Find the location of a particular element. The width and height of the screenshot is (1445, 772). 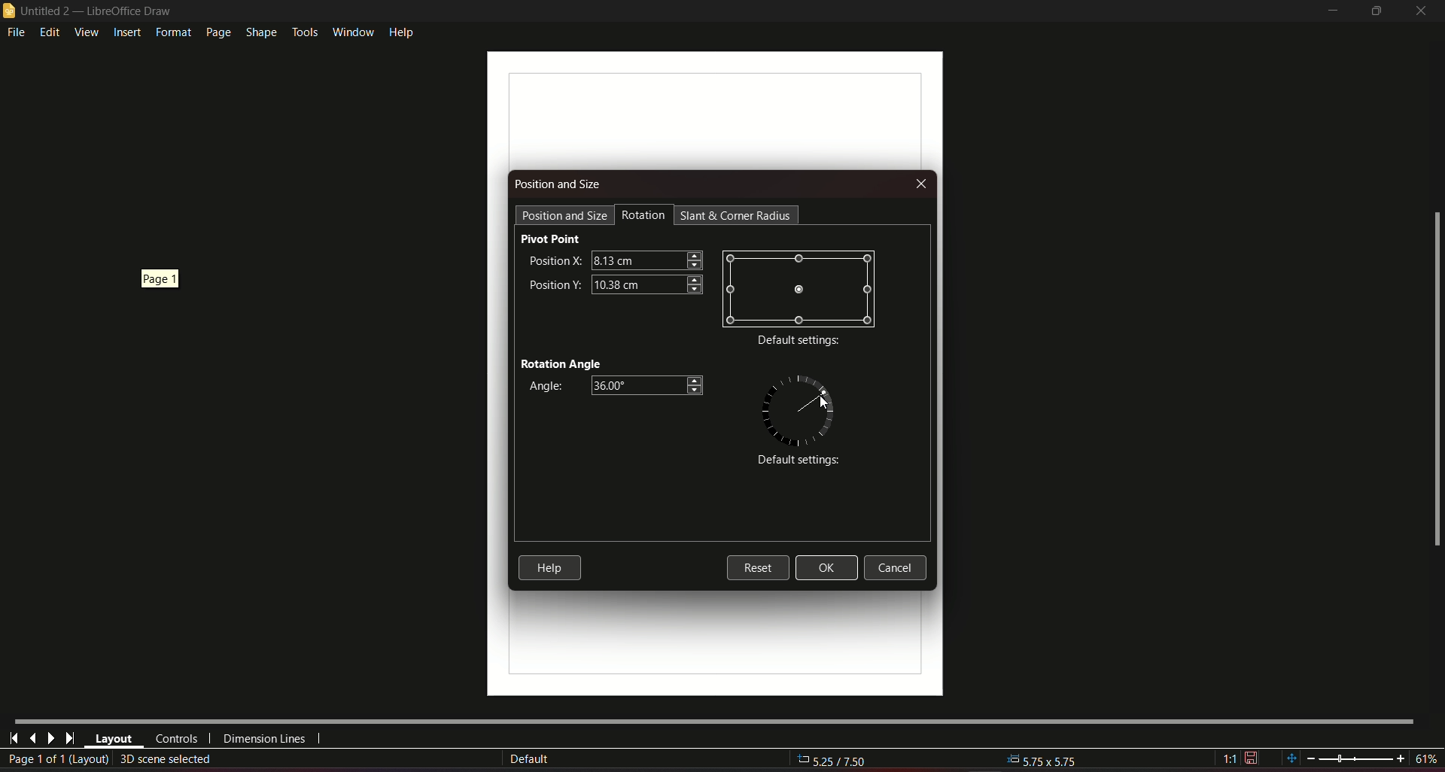

Reset is located at coordinates (757, 567).